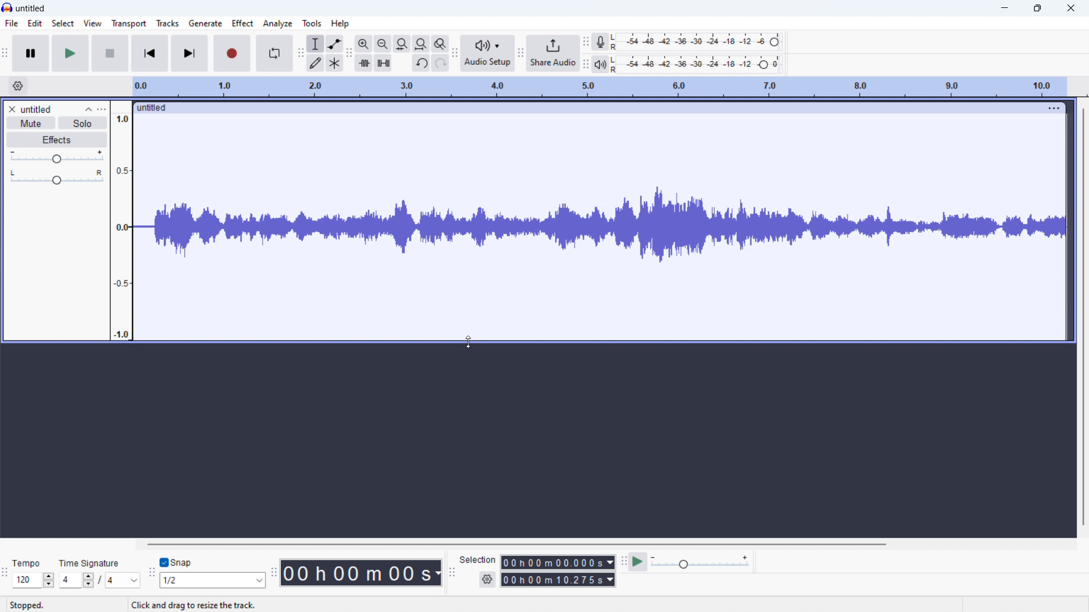  What do you see at coordinates (176, 562) in the screenshot?
I see `toggle snap` at bounding box center [176, 562].